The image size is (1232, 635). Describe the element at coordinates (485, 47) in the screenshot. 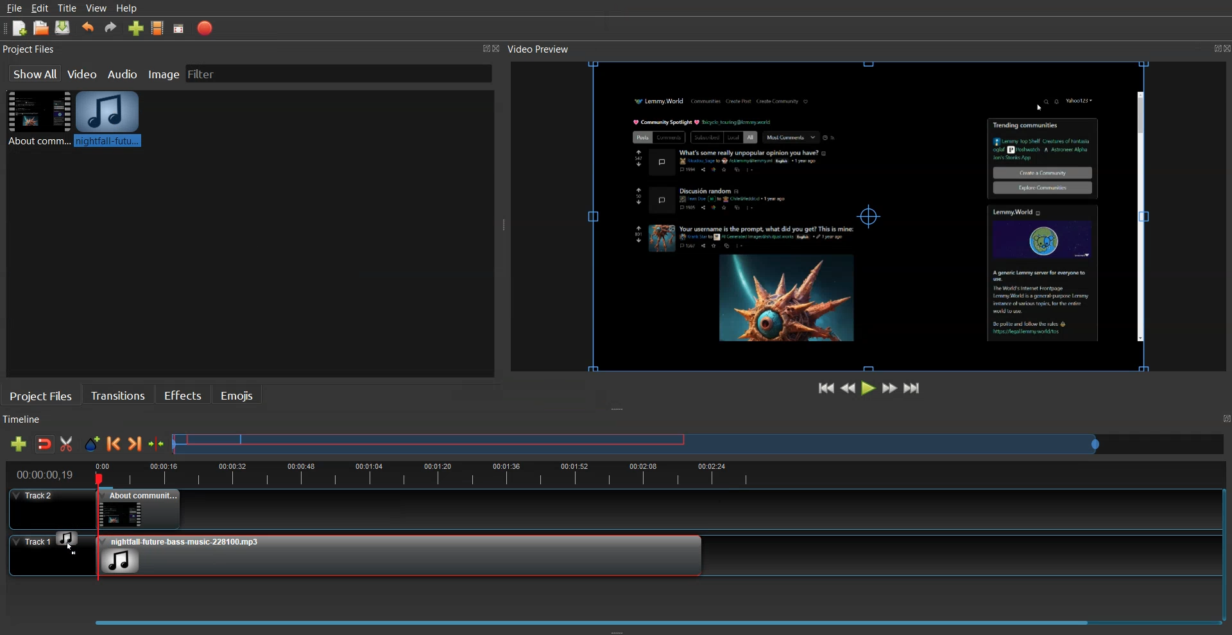

I see `Maximize` at that location.